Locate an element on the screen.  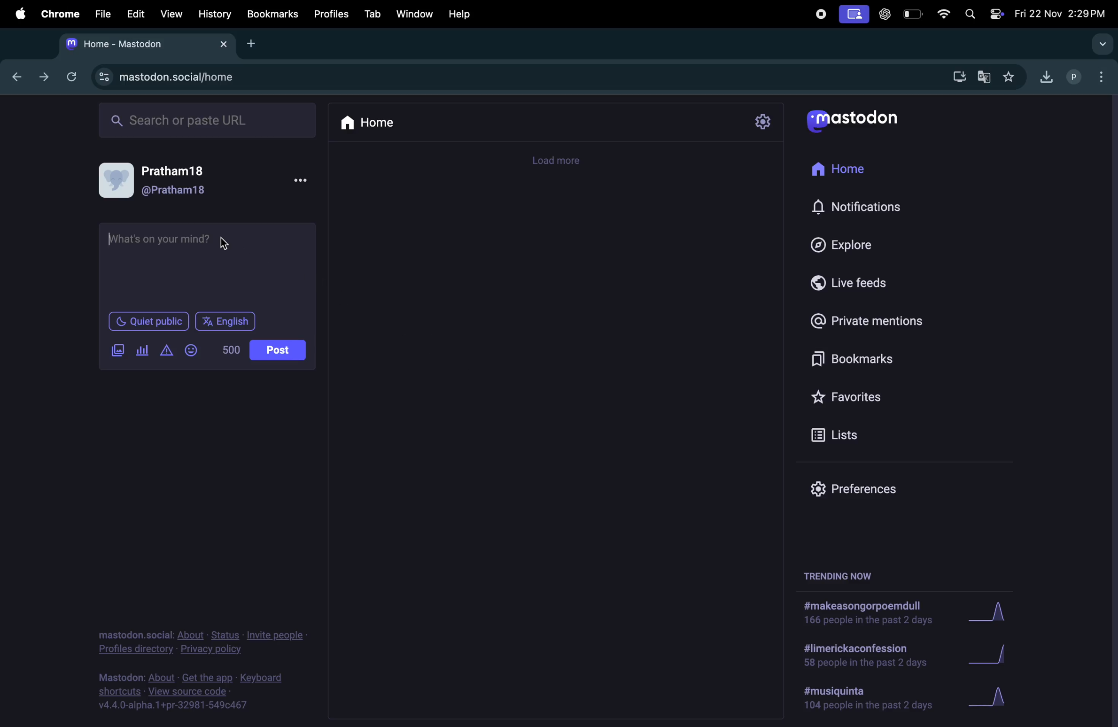
hashtags is located at coordinates (870, 613).